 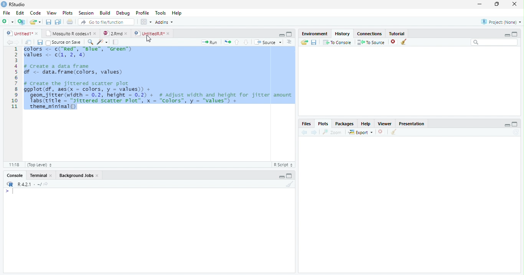 I want to click on Code, so click(x=35, y=13).